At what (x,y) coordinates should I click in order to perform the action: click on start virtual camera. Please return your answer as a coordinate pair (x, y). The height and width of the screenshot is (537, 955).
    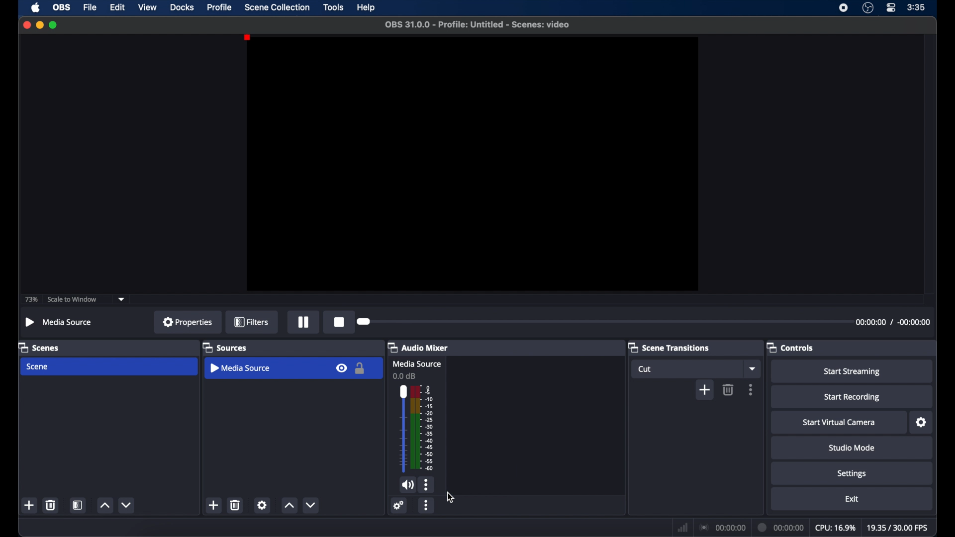
    Looking at the image, I should click on (840, 422).